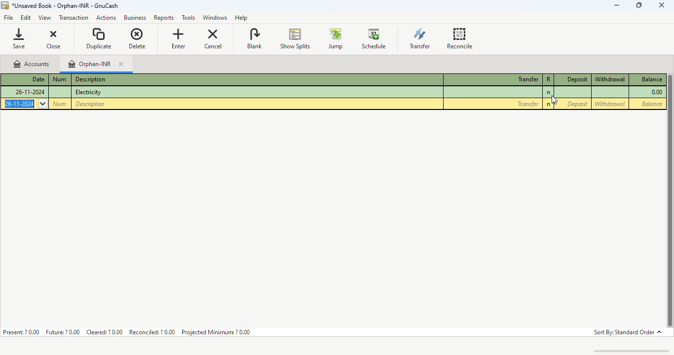  What do you see at coordinates (374, 38) in the screenshot?
I see `schedule` at bounding box center [374, 38].